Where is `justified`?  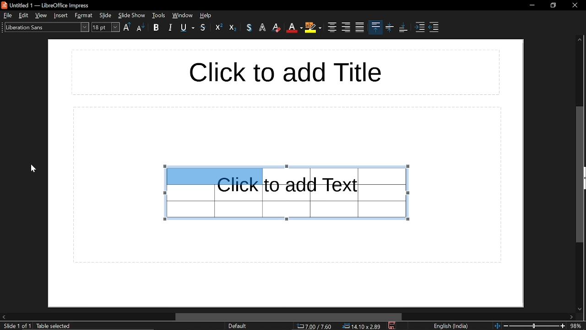
justified is located at coordinates (360, 27).